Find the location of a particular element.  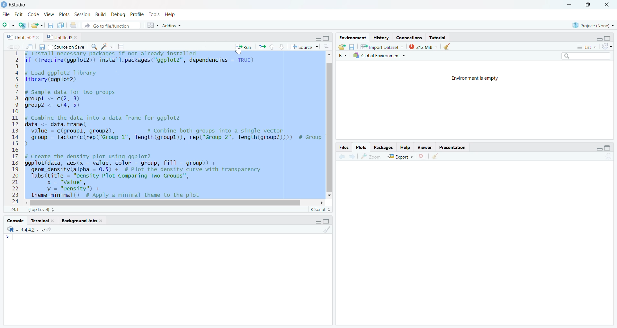

 is located at coordinates (12, 238).